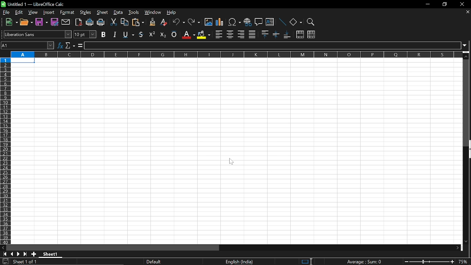  What do you see at coordinates (27, 23) in the screenshot?
I see `open` at bounding box center [27, 23].